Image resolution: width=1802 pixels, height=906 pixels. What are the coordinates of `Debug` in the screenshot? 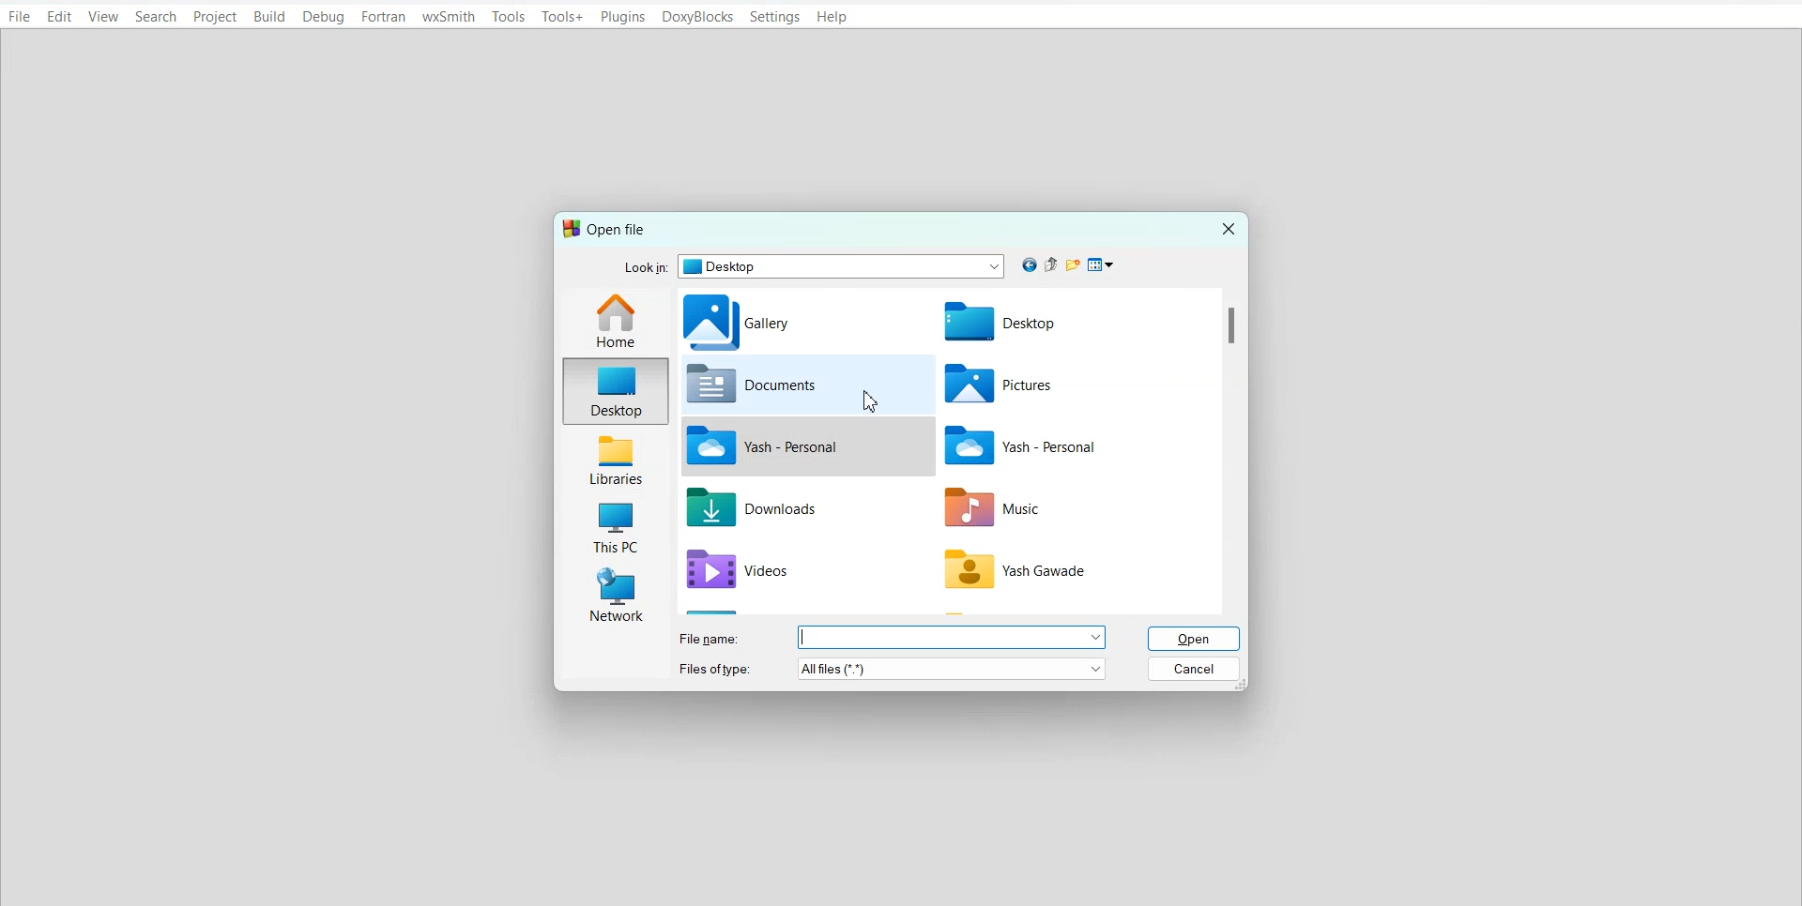 It's located at (323, 18).